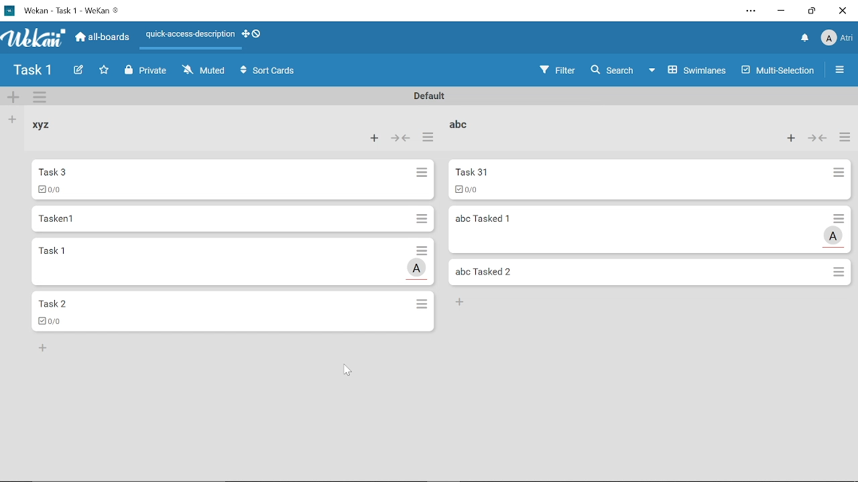  What do you see at coordinates (146, 71) in the screenshot?
I see `Private` at bounding box center [146, 71].